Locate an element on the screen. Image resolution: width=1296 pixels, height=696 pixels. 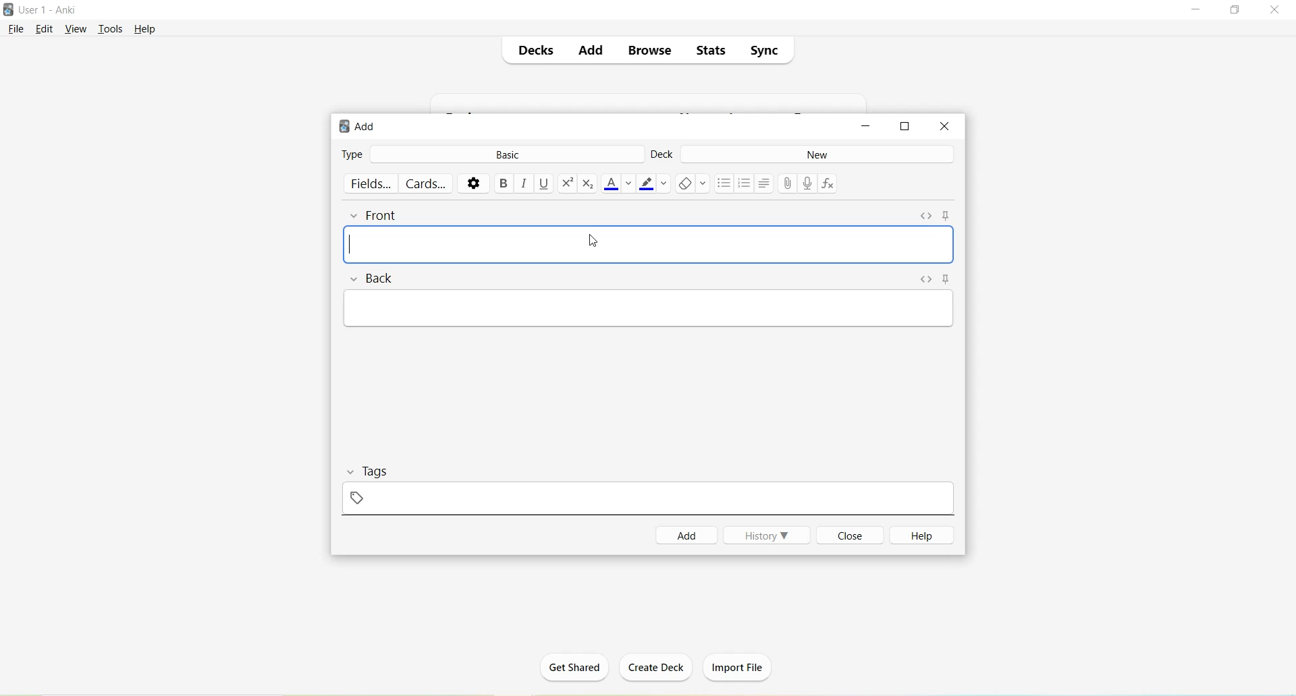
Front is located at coordinates (384, 216).